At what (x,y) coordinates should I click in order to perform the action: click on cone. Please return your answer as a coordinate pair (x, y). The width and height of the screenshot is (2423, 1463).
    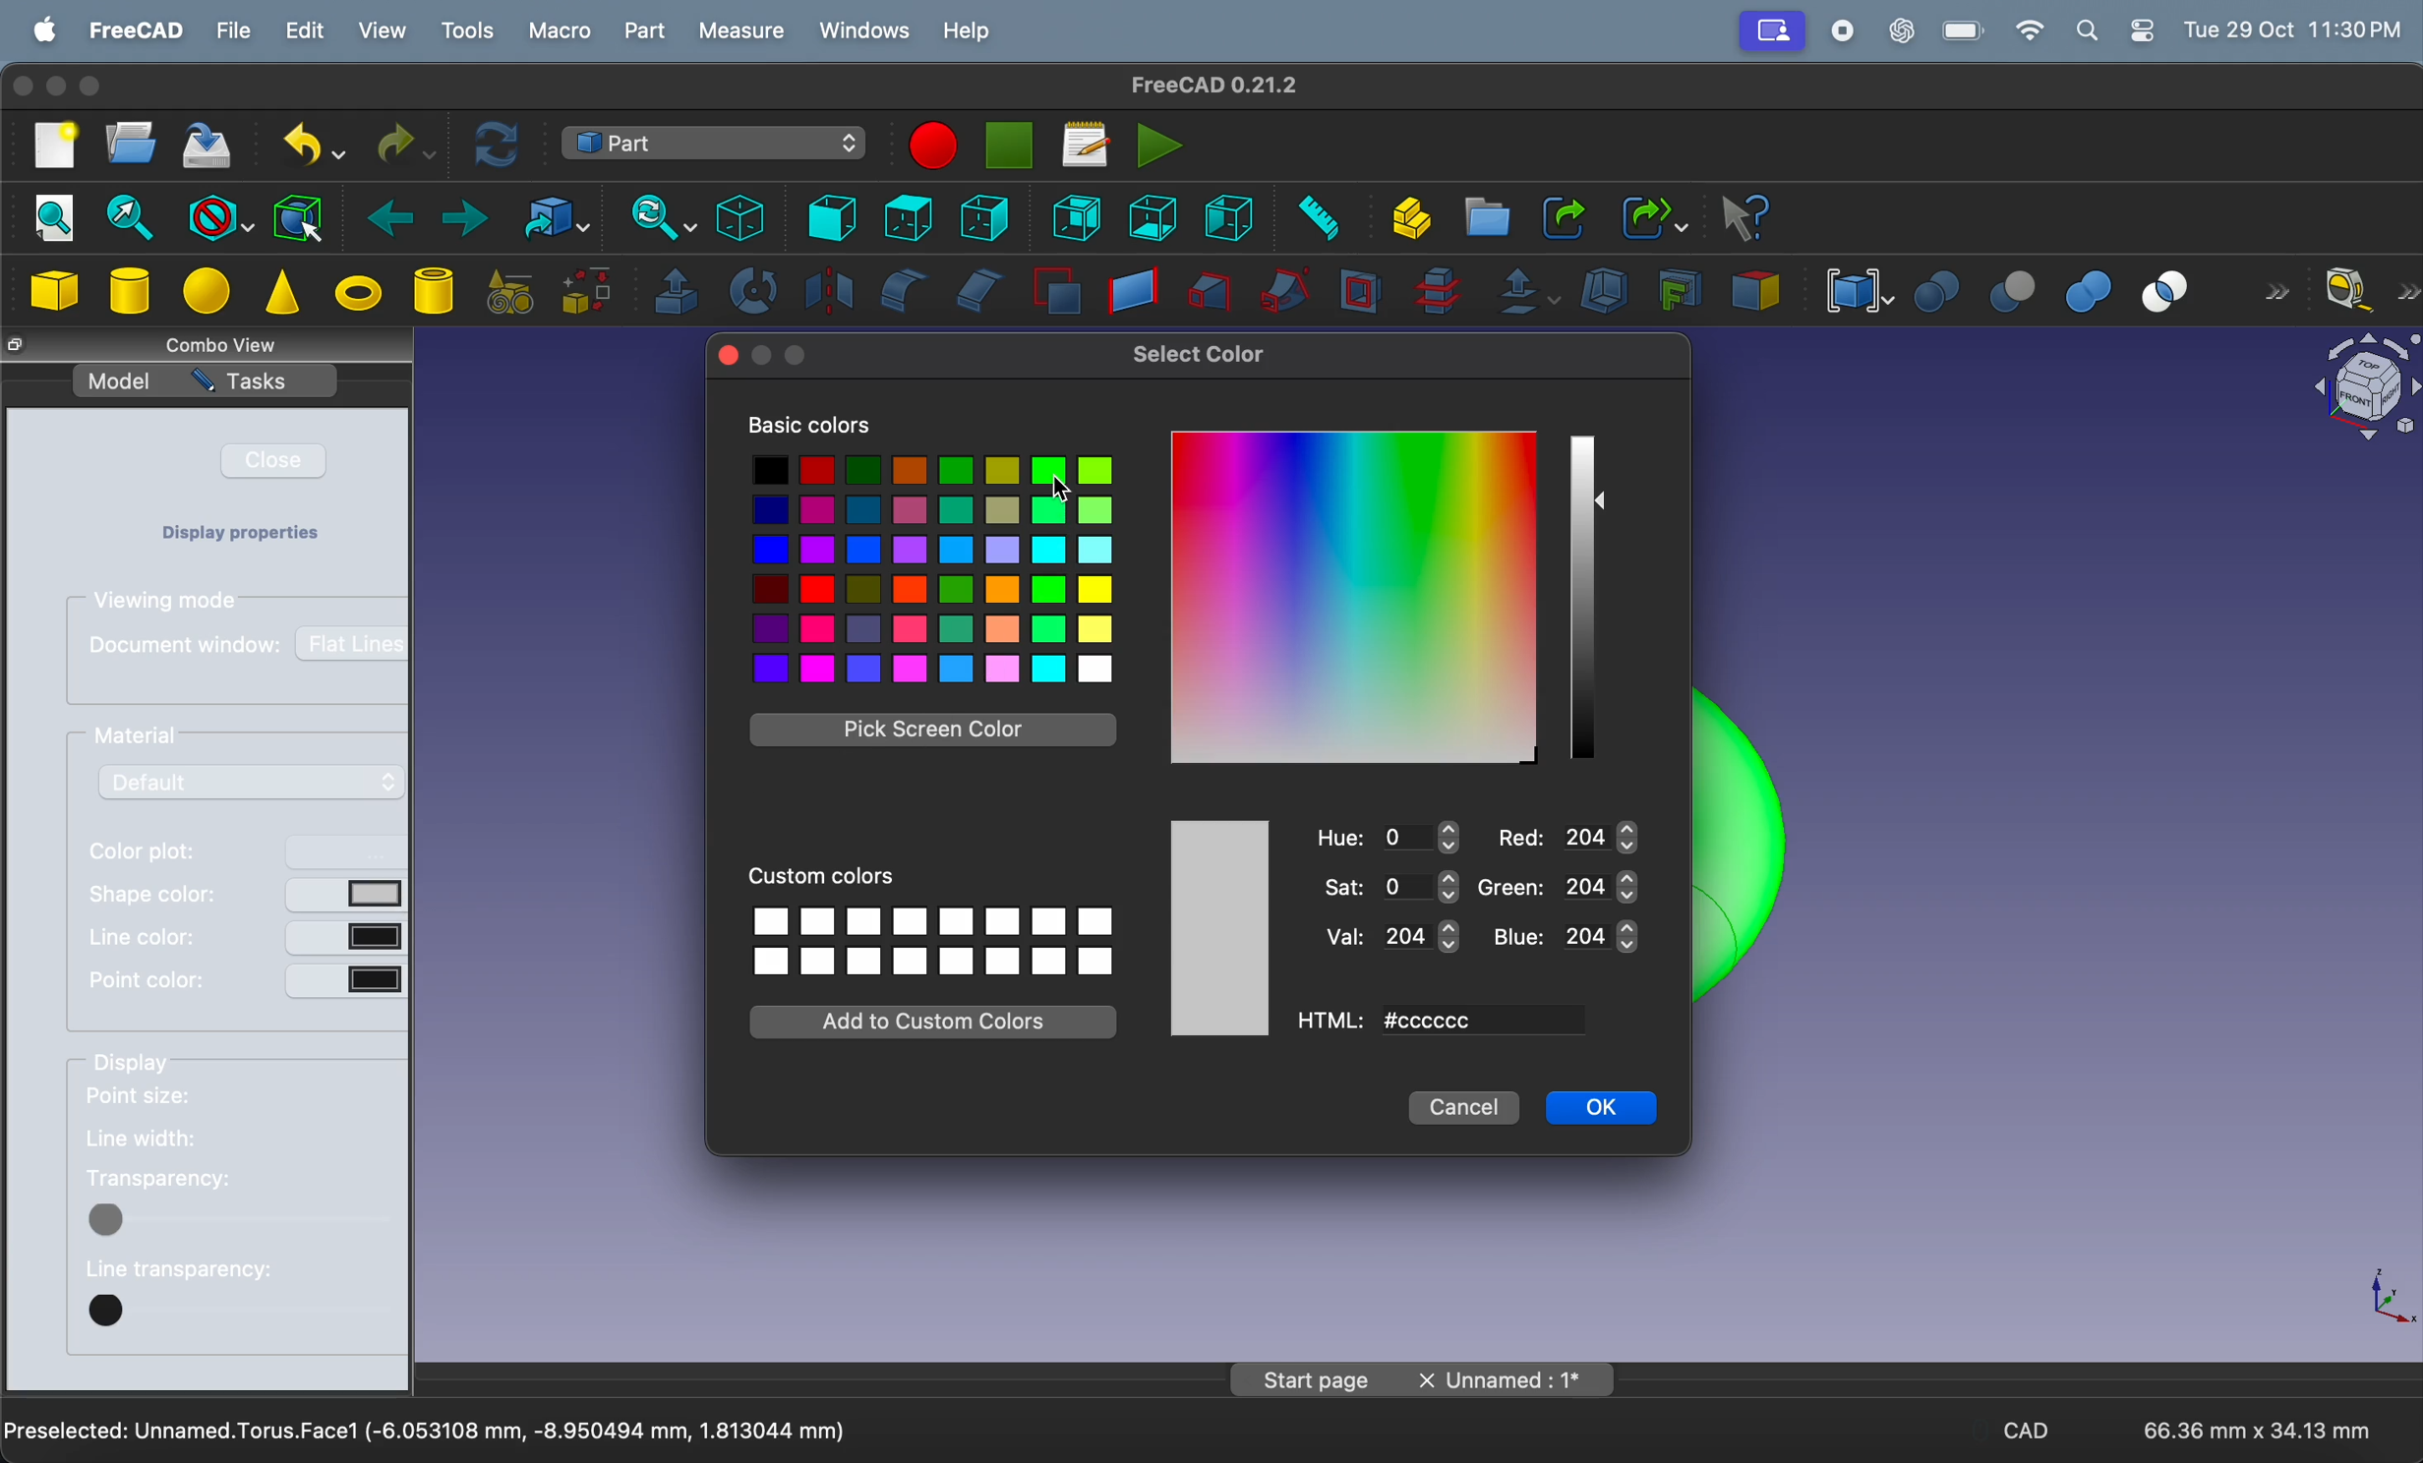
    Looking at the image, I should click on (282, 294).